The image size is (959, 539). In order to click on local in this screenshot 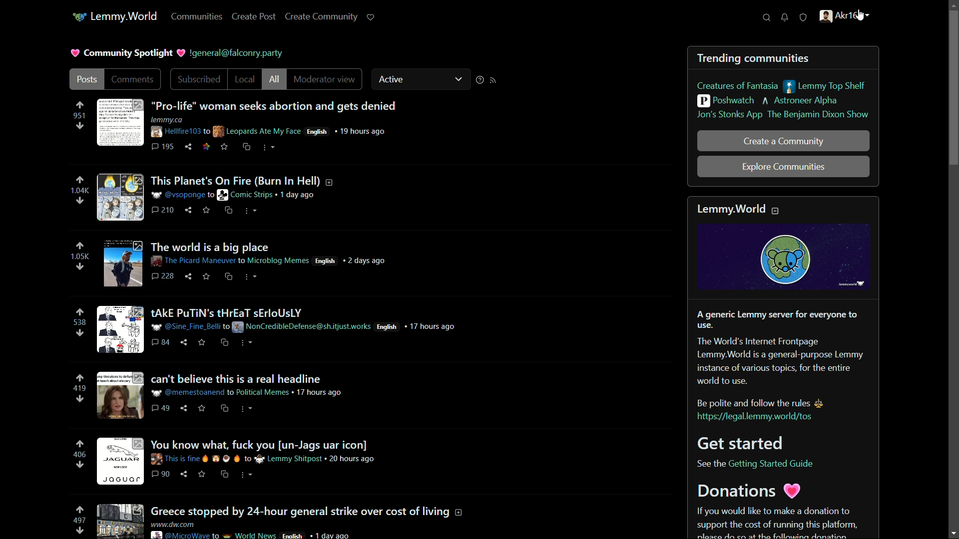, I will do `click(245, 79)`.